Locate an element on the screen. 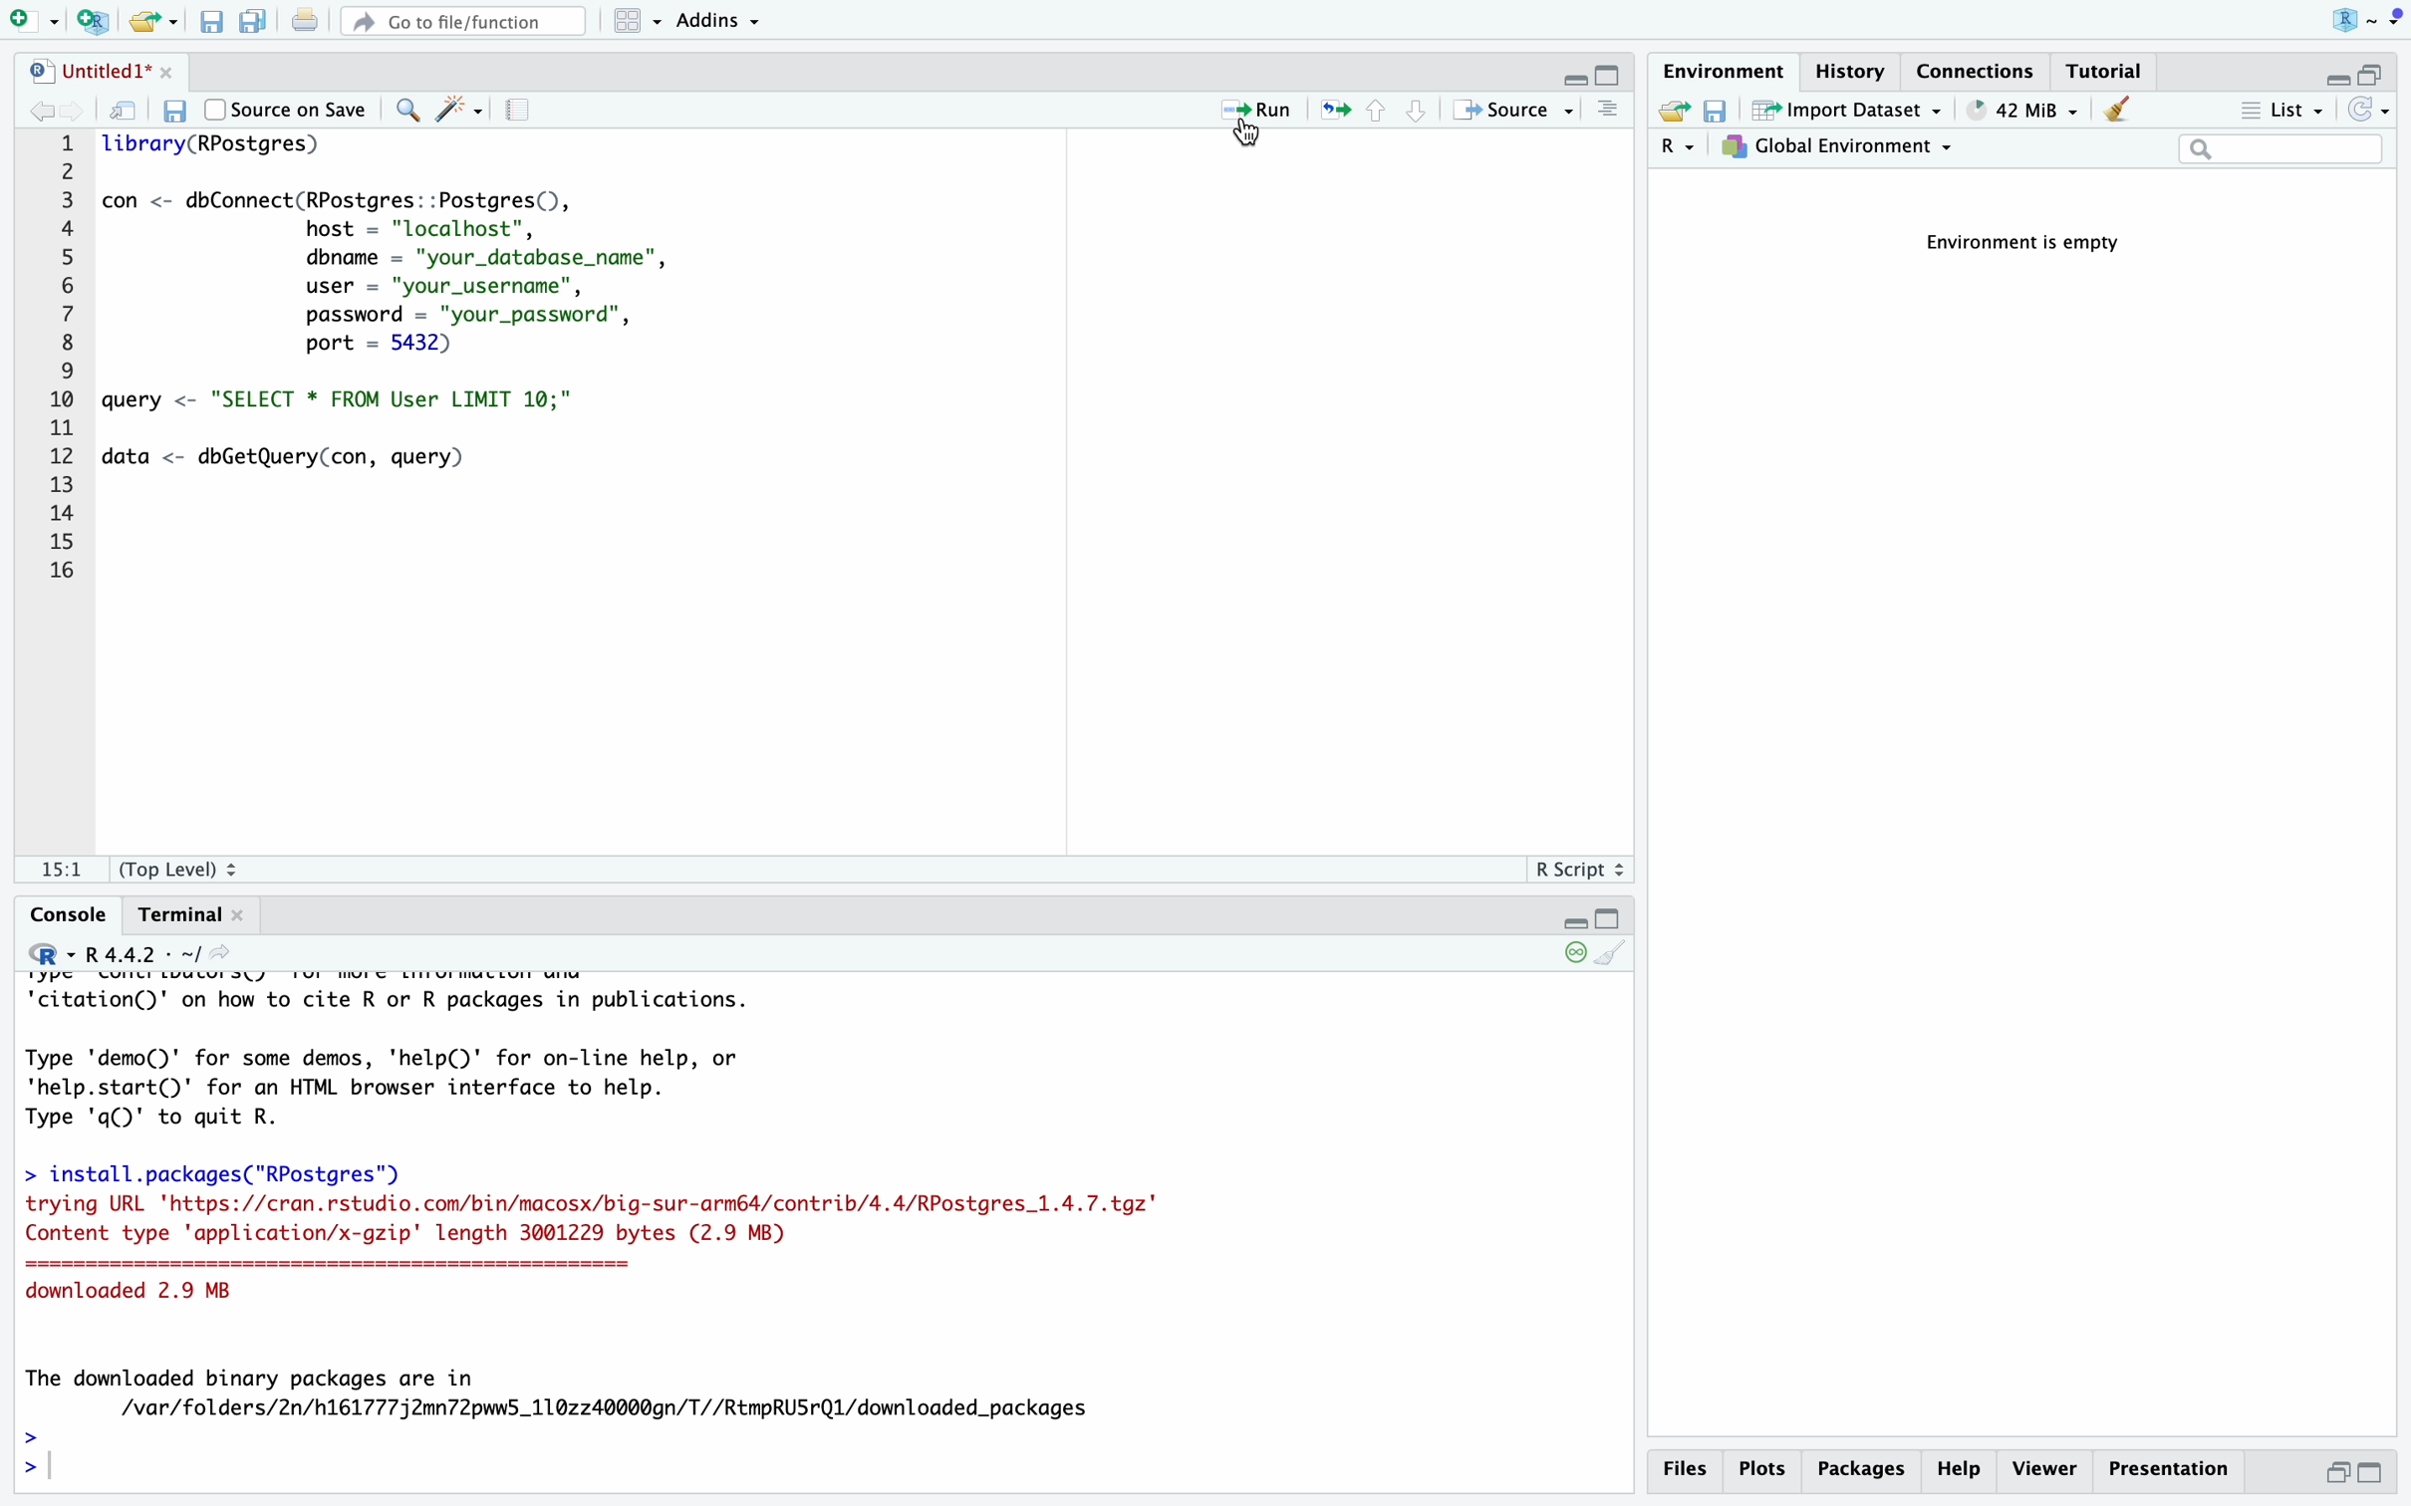  query to get is located at coordinates (314, 458).